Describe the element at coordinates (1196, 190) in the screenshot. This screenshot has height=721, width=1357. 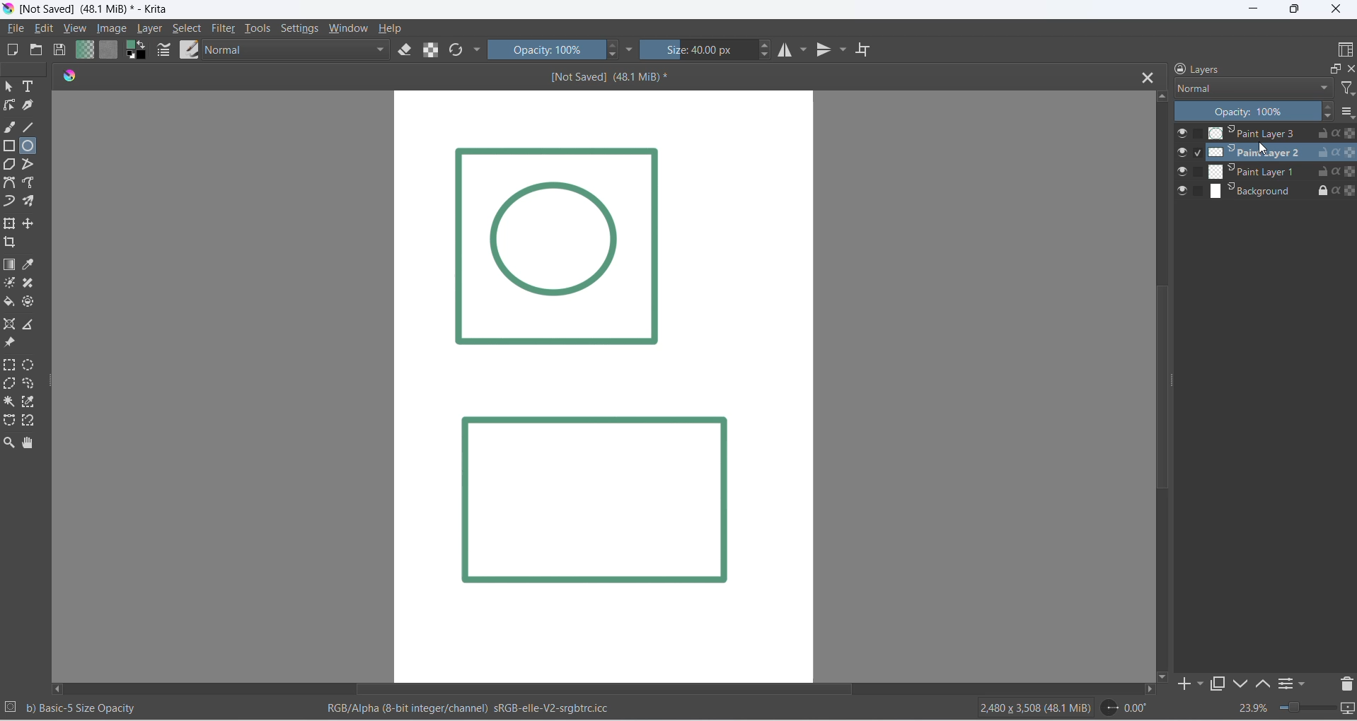
I see `checkbox` at that location.